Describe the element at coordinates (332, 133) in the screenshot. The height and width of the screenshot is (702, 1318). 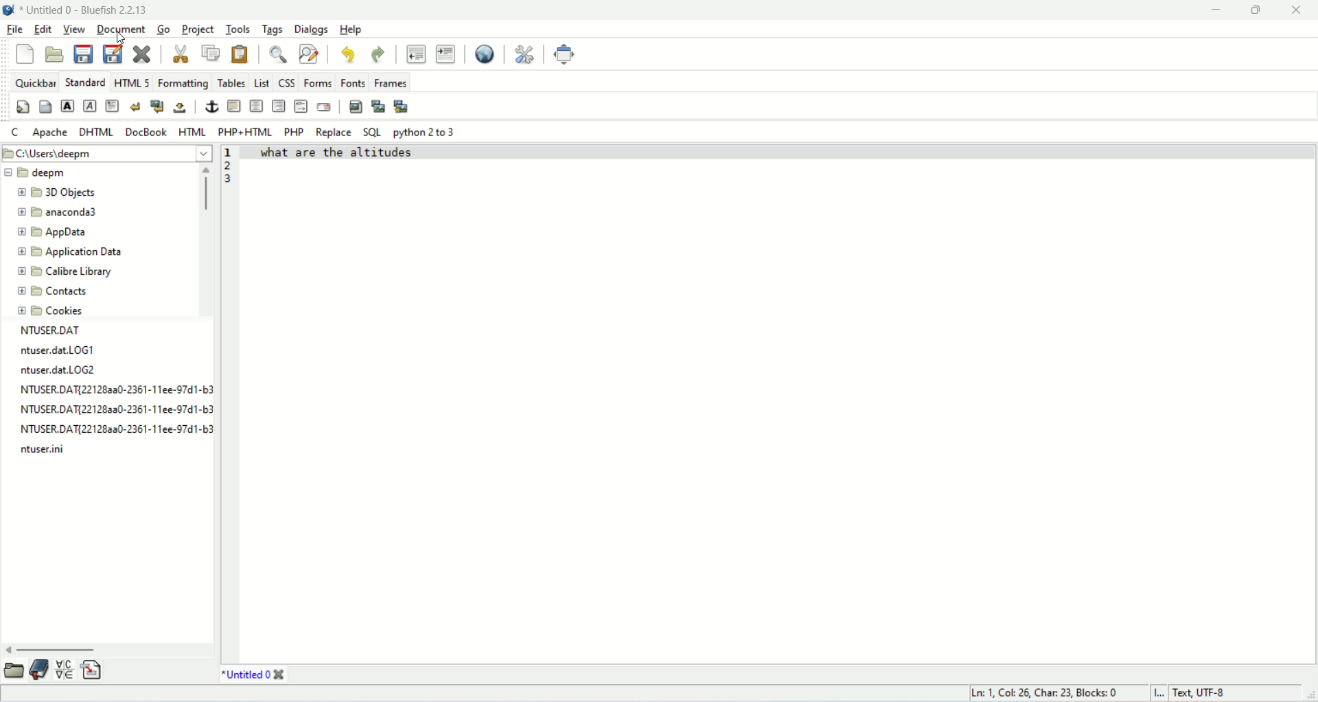
I see `replace` at that location.